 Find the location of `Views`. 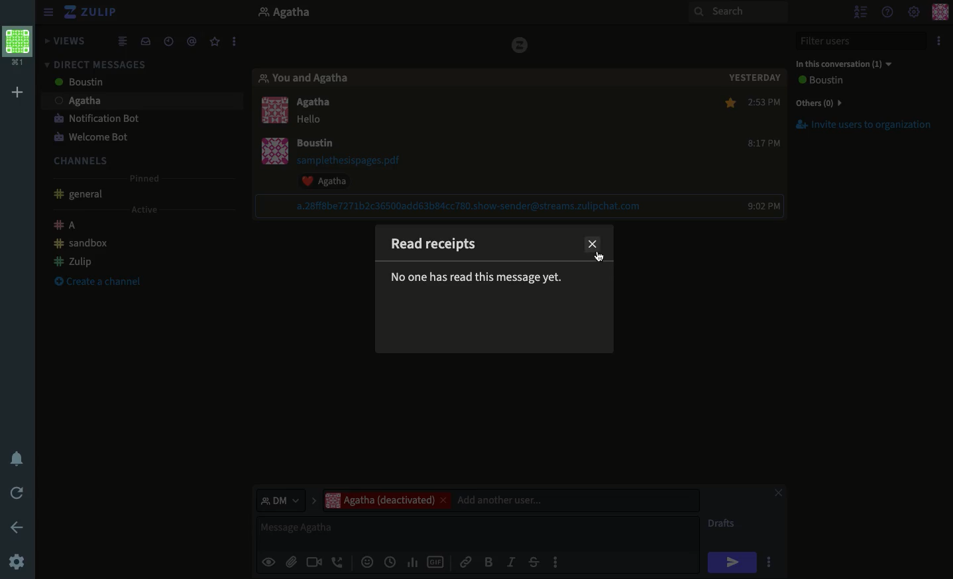

Views is located at coordinates (68, 42).